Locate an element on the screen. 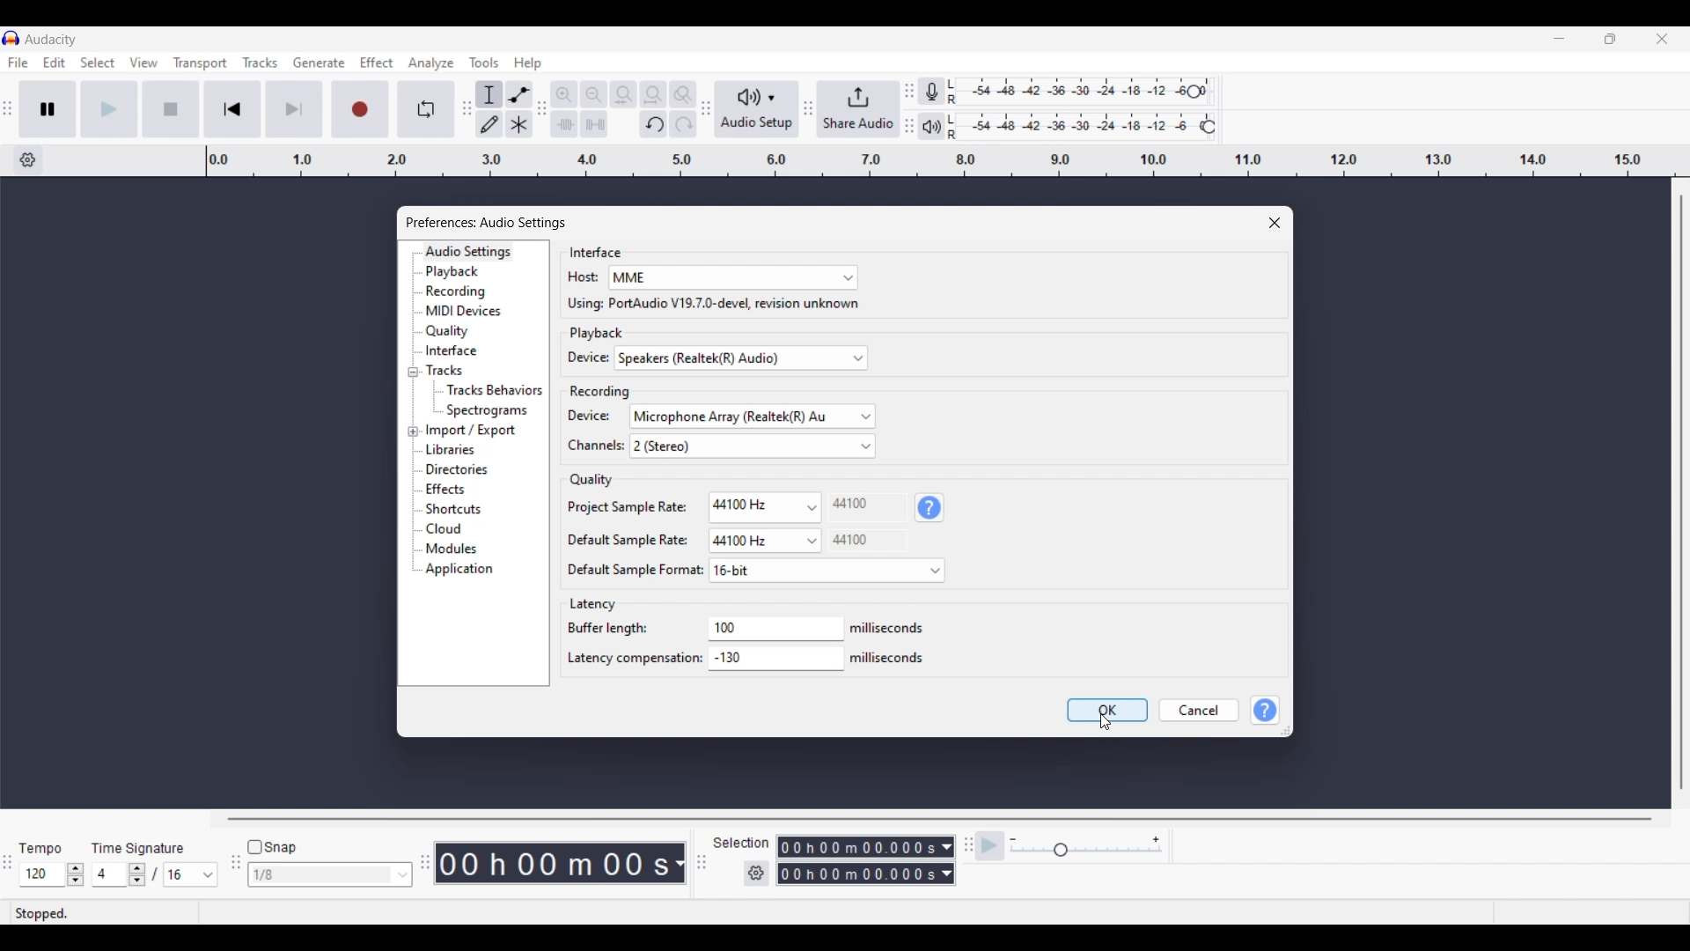 This screenshot has height=951, width=1690. Generate menu is located at coordinates (319, 63).